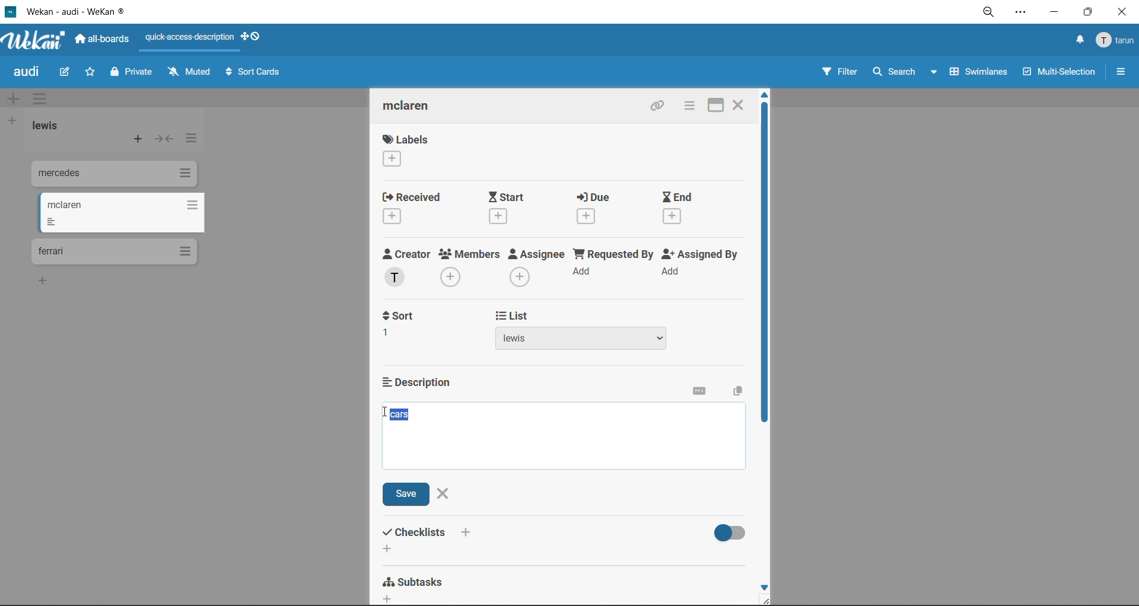  I want to click on copy link, so click(660, 107).